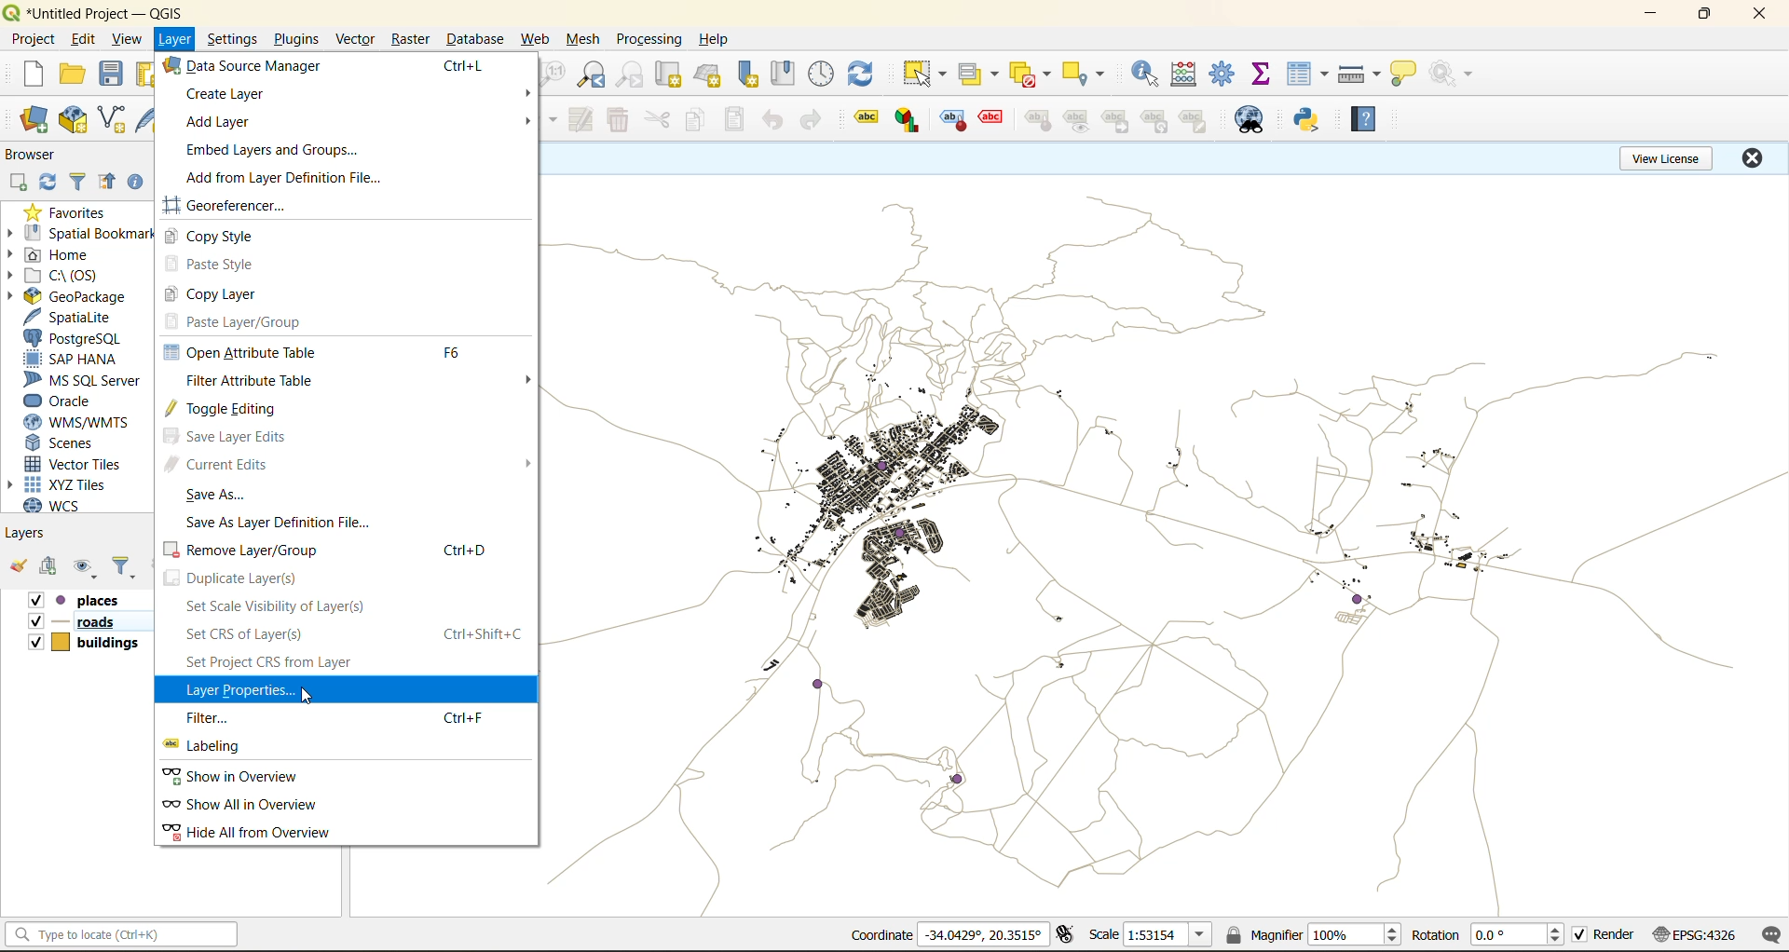 The image size is (1789, 952). Describe the element at coordinates (34, 537) in the screenshot. I see `layers` at that location.